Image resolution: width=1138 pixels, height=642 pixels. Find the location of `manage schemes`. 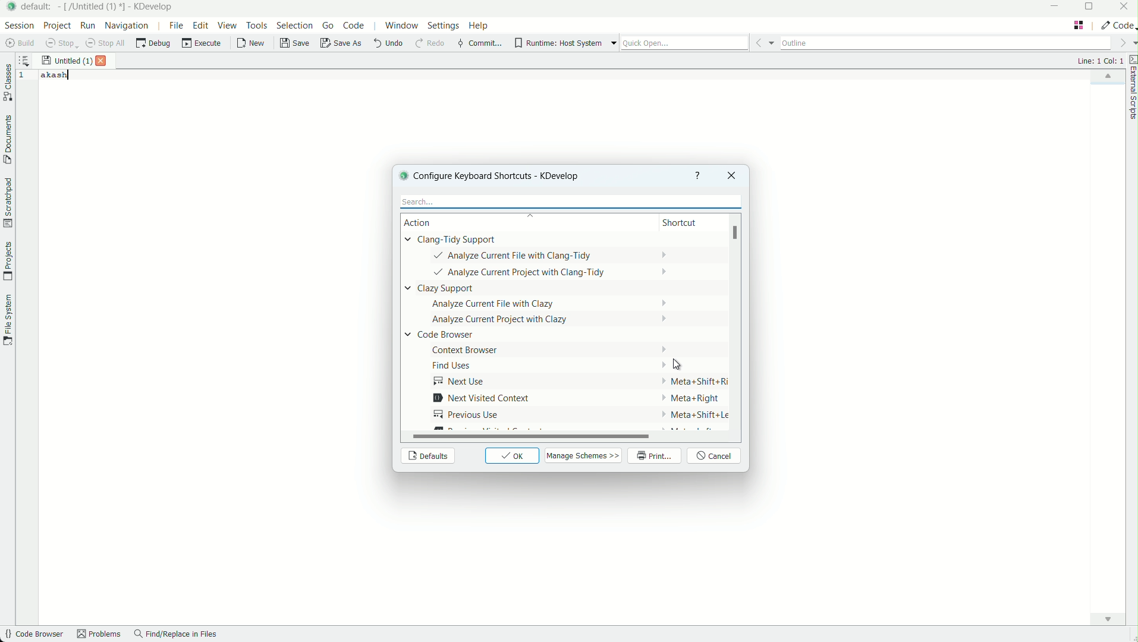

manage schemes is located at coordinates (584, 455).